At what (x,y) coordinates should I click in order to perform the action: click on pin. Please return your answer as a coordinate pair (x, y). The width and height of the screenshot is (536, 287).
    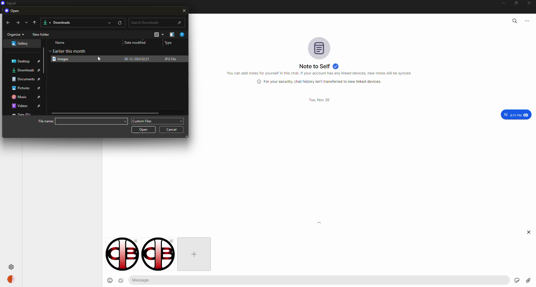
    Looking at the image, I should click on (40, 71).